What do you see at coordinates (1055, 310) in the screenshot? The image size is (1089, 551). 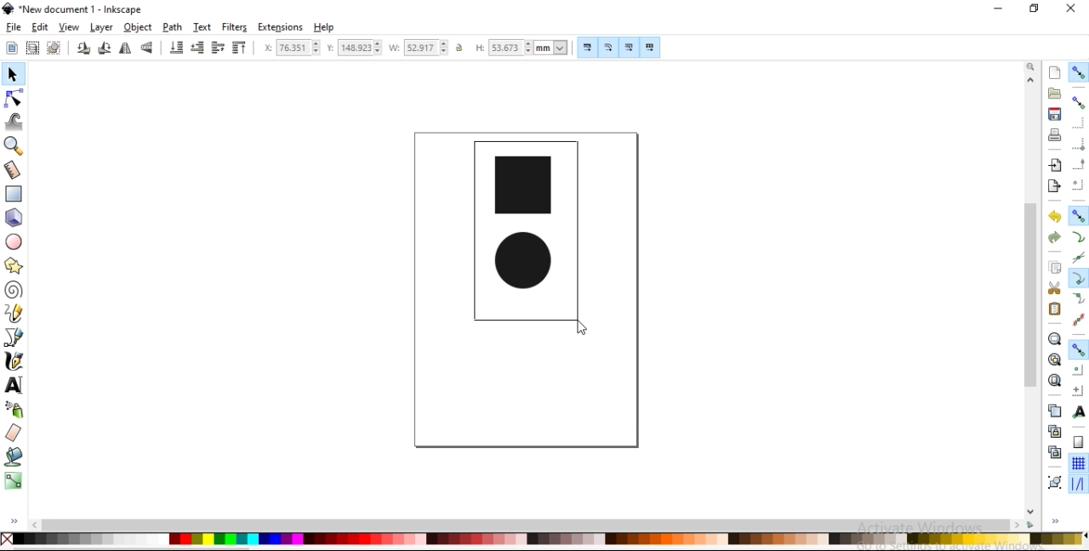 I see `paste` at bounding box center [1055, 310].